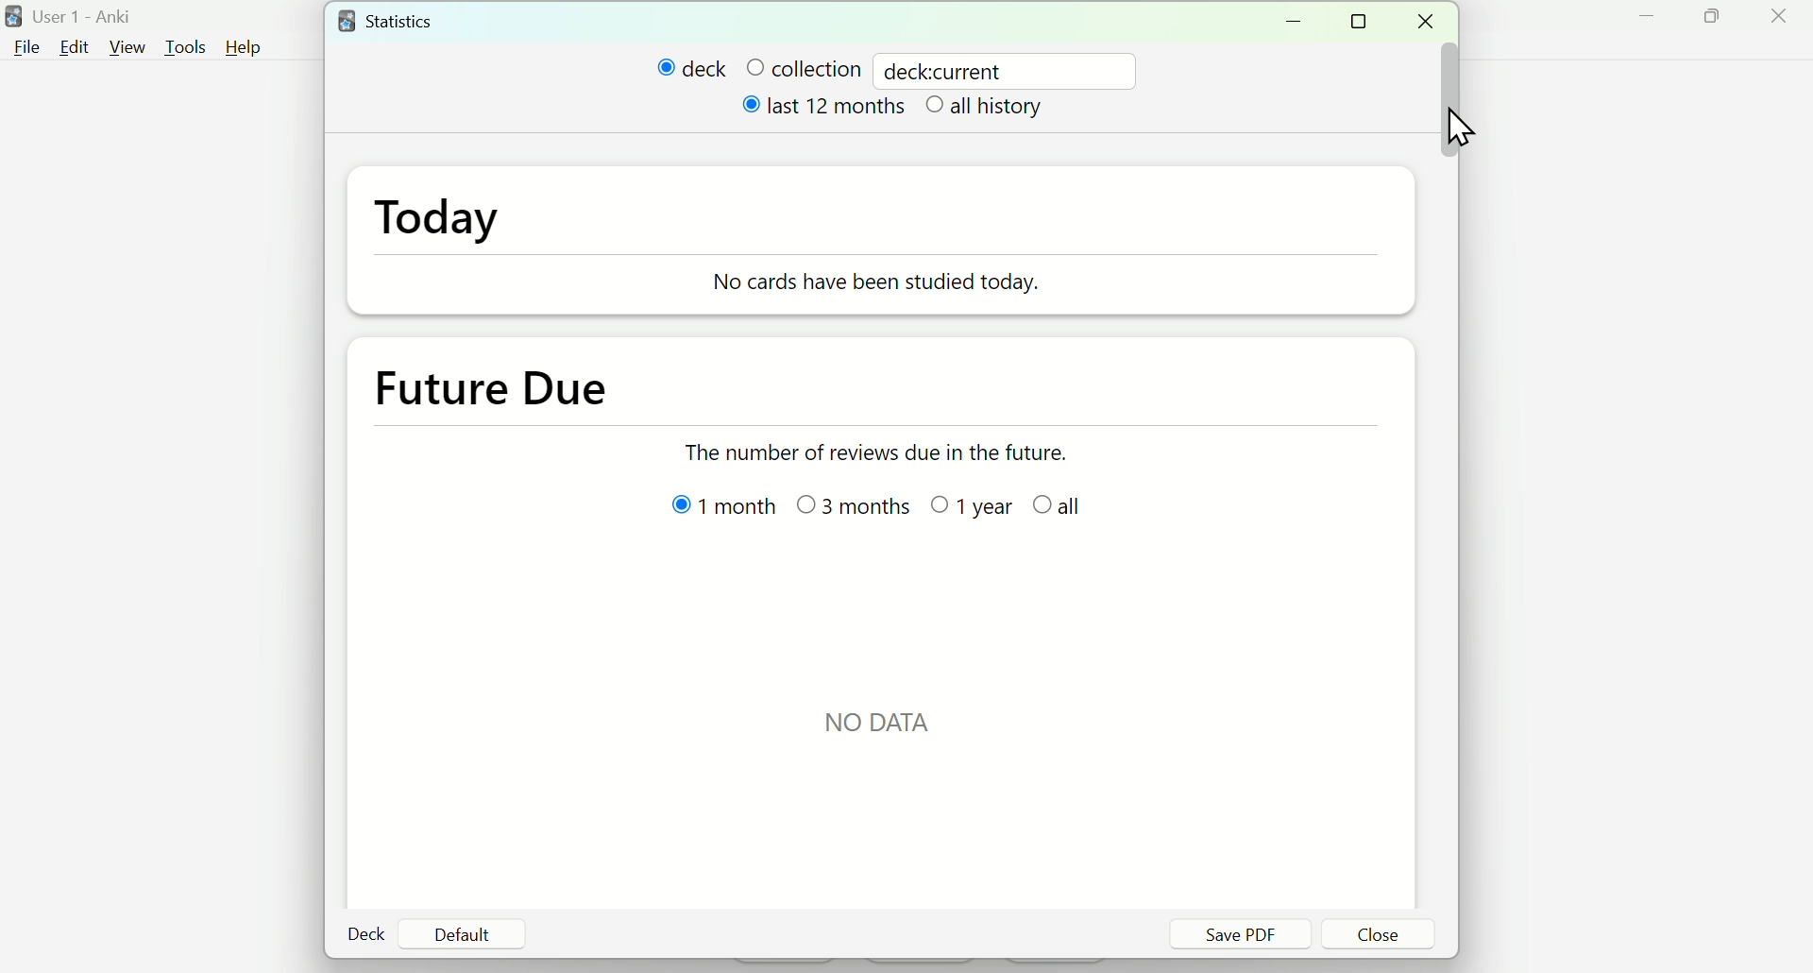 The width and height of the screenshot is (1813, 973). I want to click on Help, so click(252, 46).